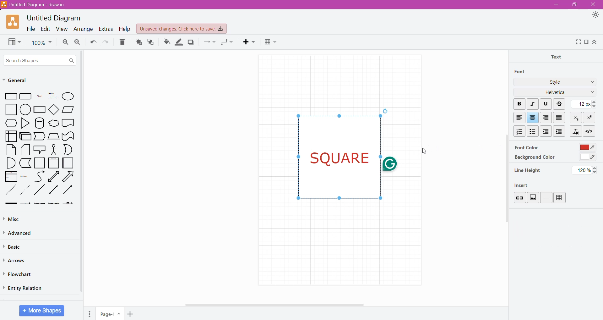 The image size is (603, 320). I want to click on View, so click(14, 41).